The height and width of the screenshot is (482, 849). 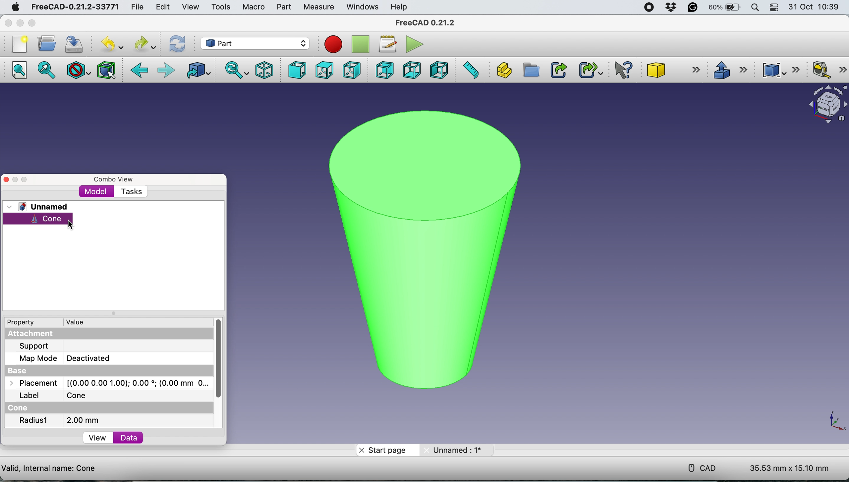 What do you see at coordinates (176, 44) in the screenshot?
I see `refresh` at bounding box center [176, 44].